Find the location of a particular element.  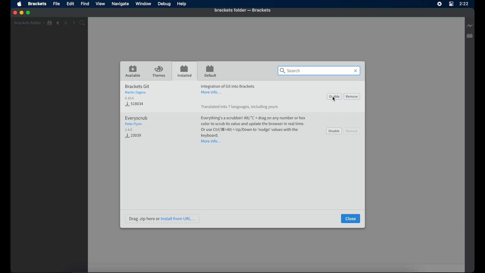

every scrub extension  is located at coordinates (136, 123).